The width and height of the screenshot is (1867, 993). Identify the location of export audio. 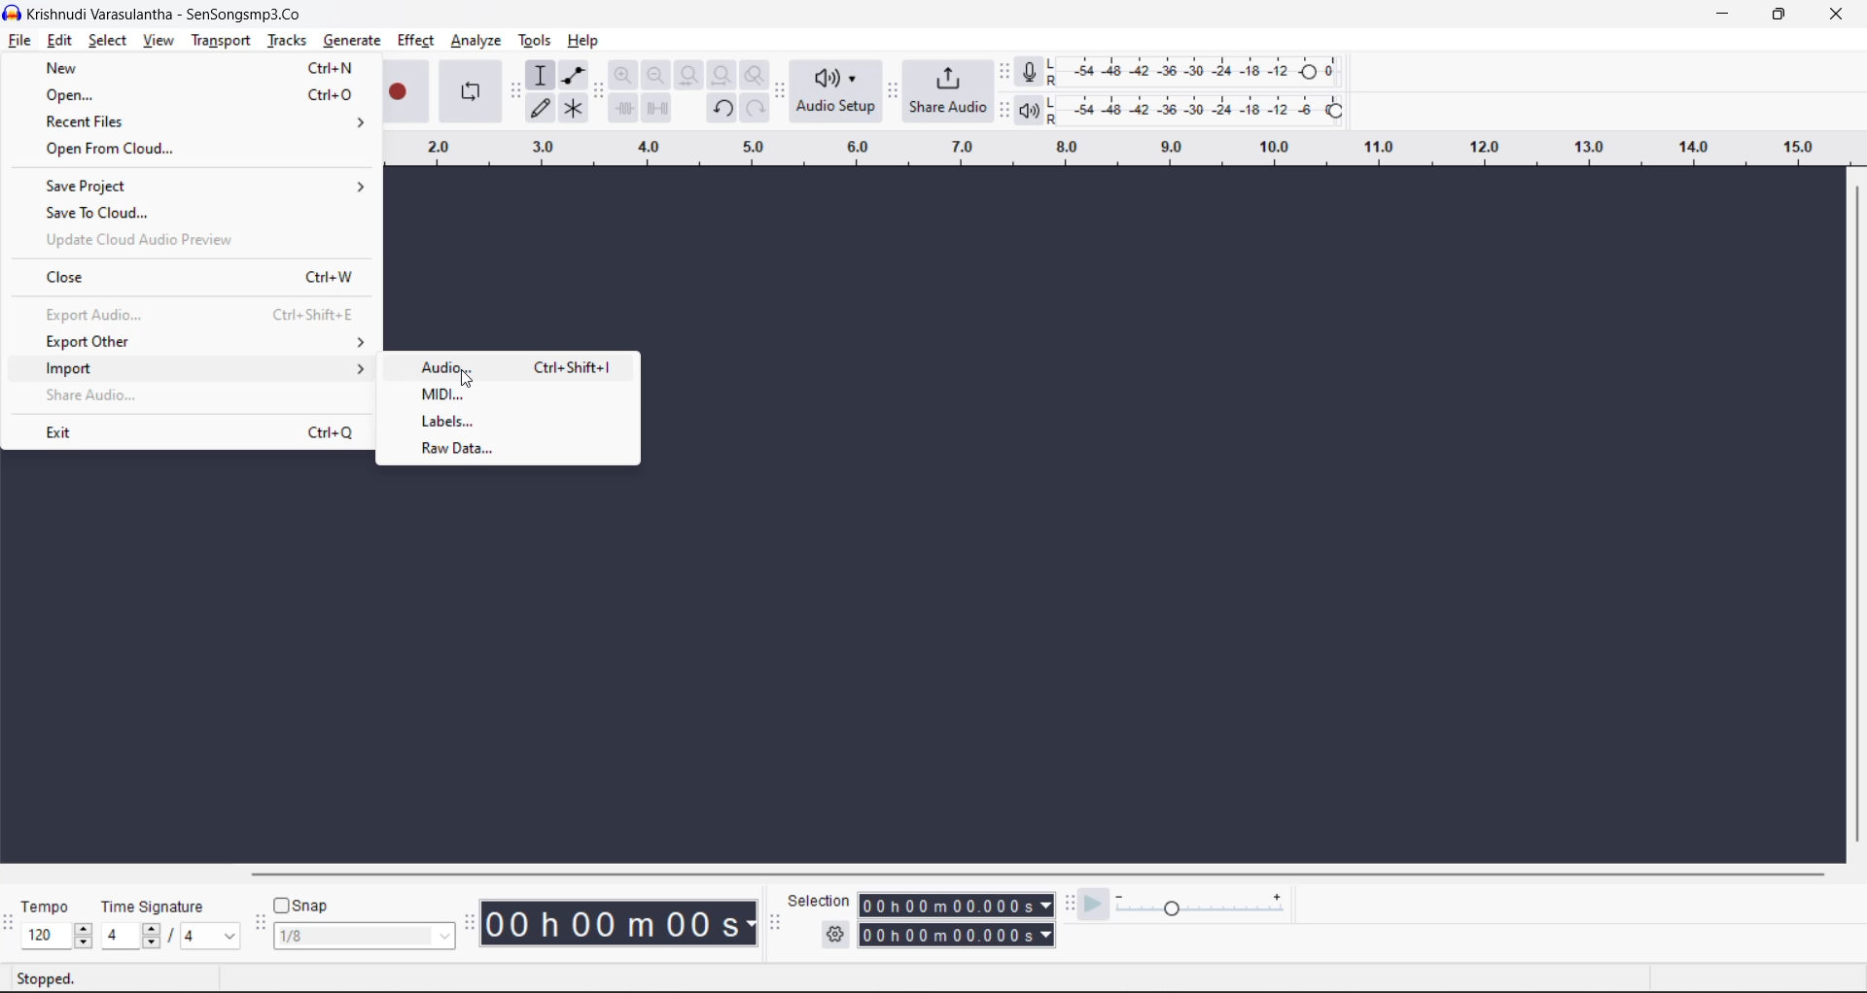
(201, 313).